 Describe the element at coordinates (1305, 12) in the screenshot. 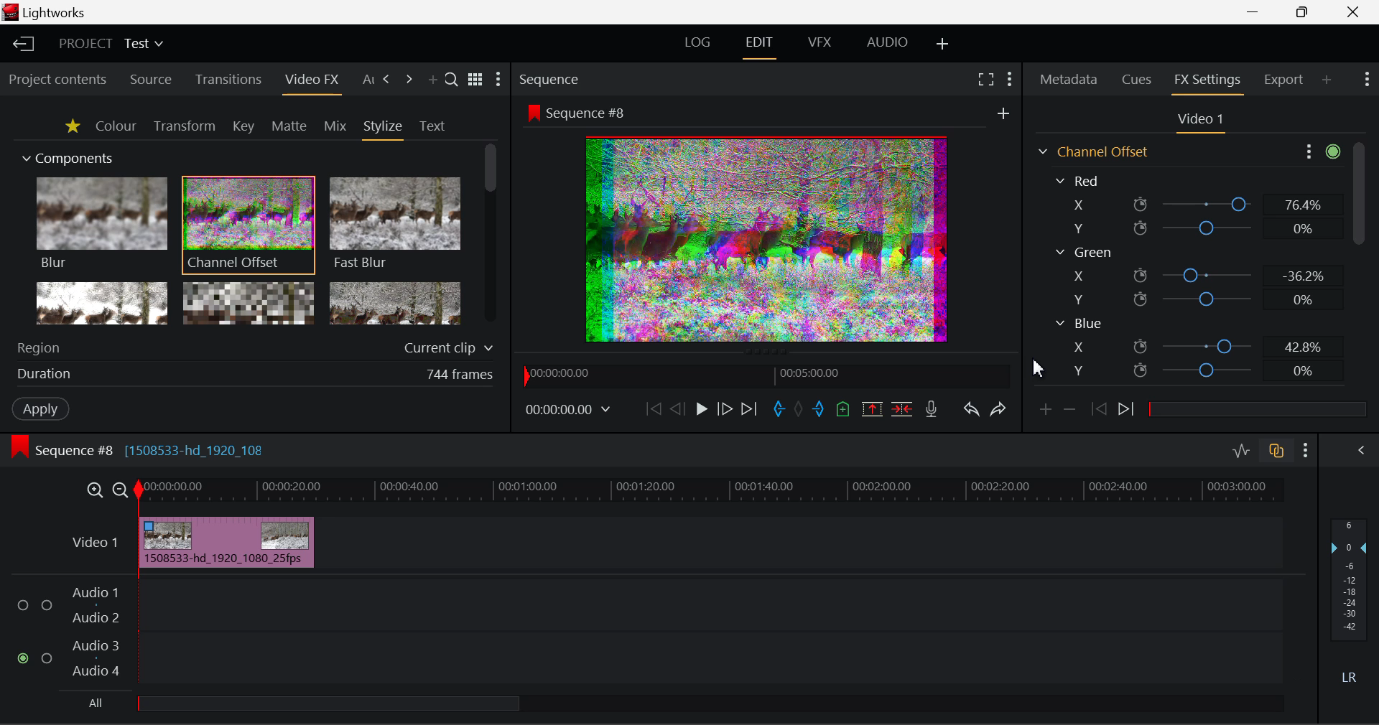

I see `Minimize` at that location.